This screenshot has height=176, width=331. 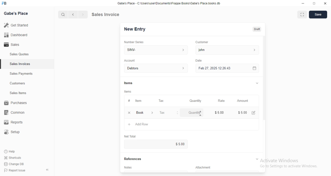 I want to click on Tax, so click(x=162, y=100).